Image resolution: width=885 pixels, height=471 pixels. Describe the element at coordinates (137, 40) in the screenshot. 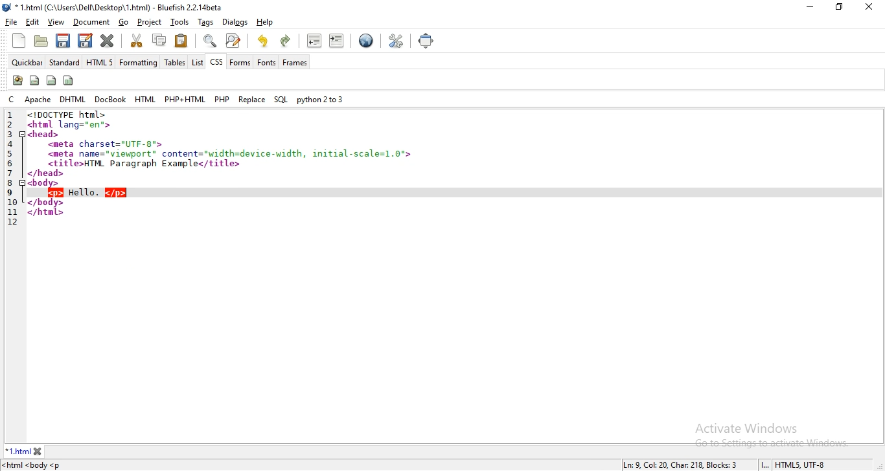

I see `cut` at that location.